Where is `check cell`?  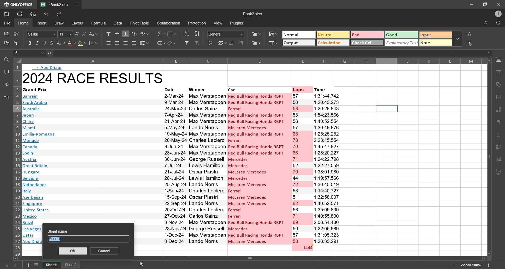 check cell is located at coordinates (366, 42).